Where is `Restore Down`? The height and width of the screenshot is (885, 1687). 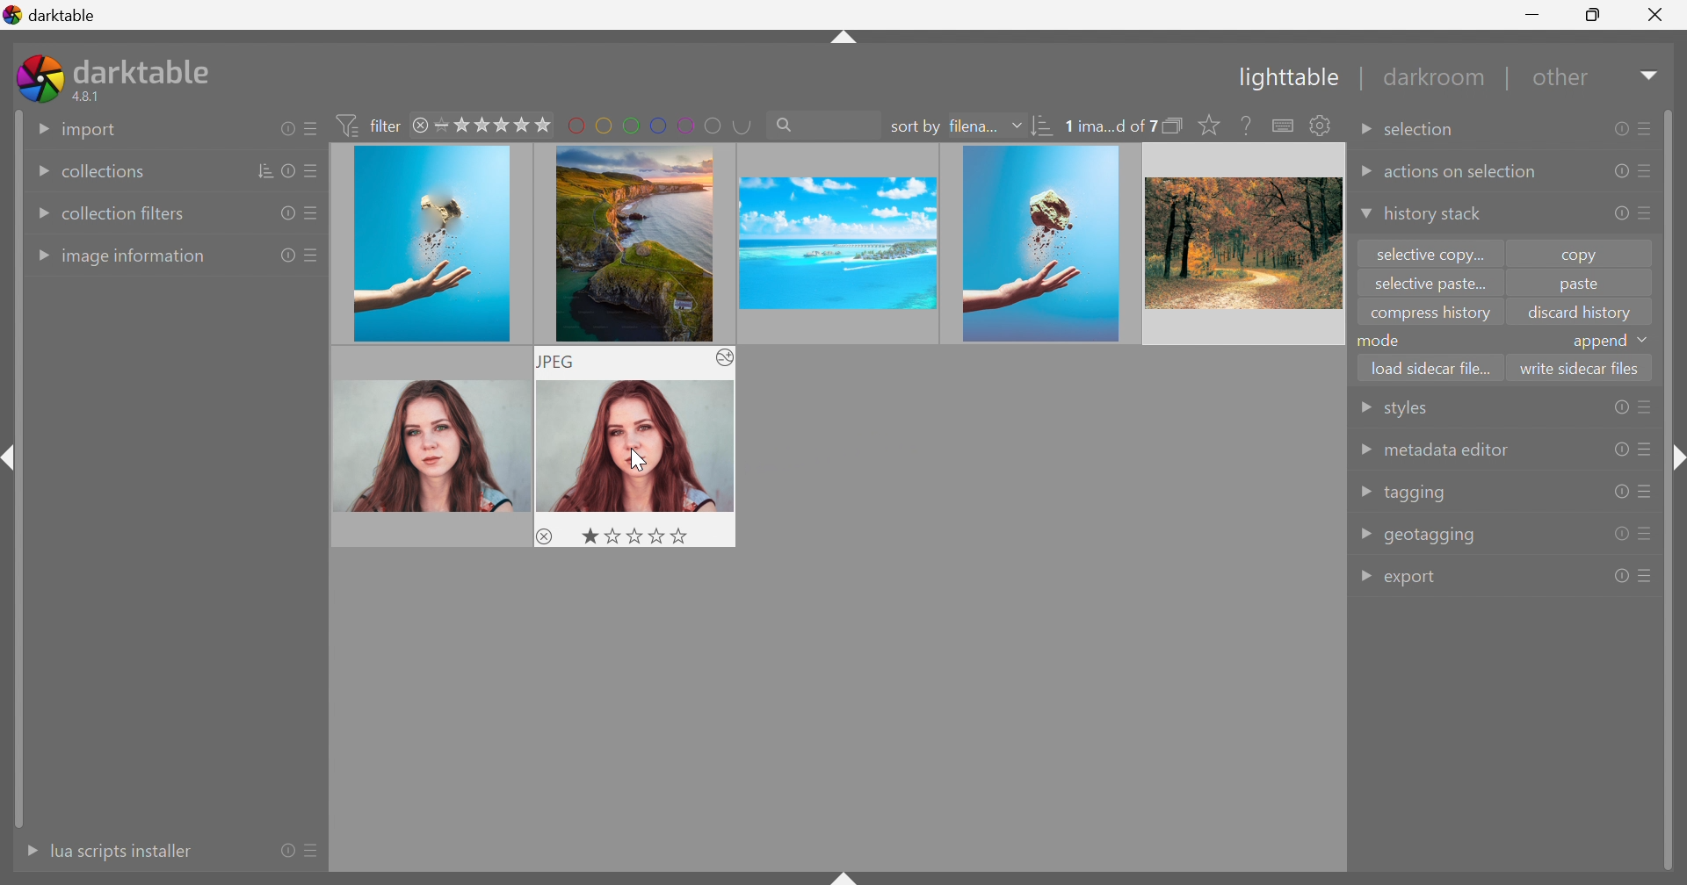
Restore Down is located at coordinates (1595, 12).